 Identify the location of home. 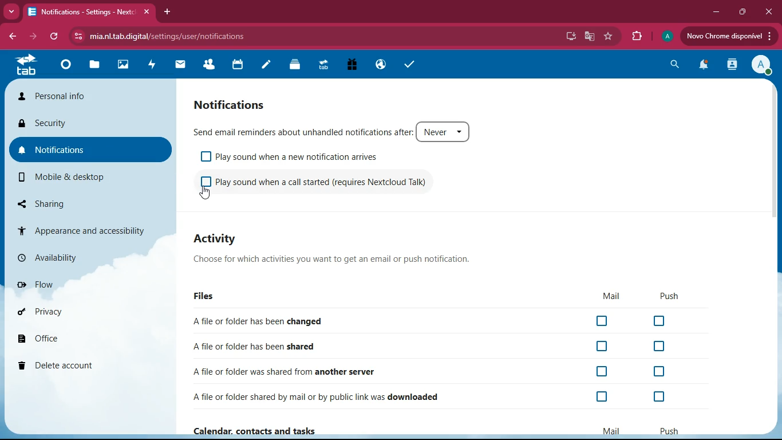
(65, 69).